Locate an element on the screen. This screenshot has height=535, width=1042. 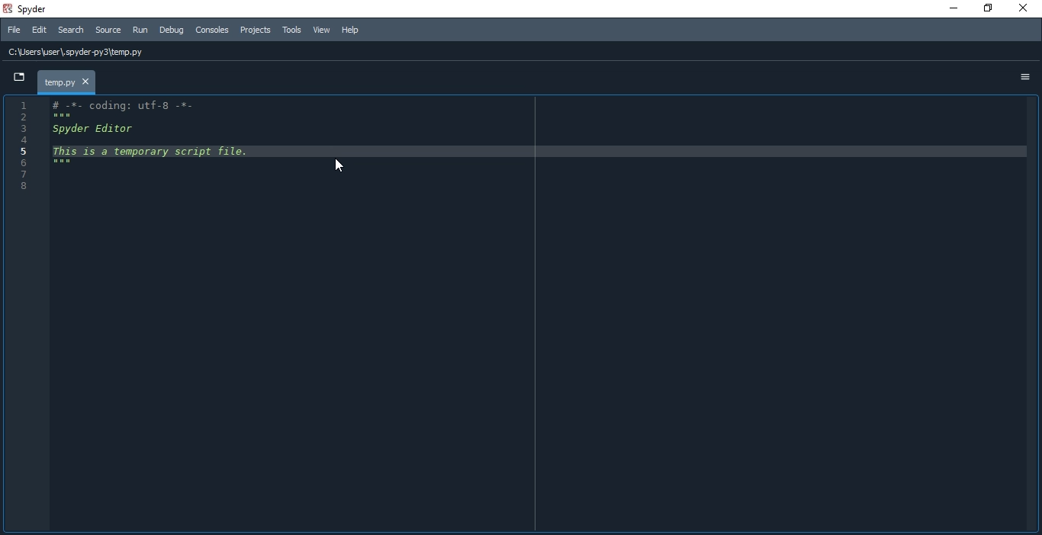
Consoles is located at coordinates (211, 30).